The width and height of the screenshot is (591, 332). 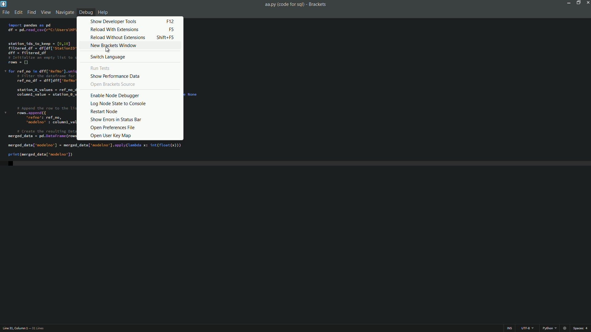 What do you see at coordinates (569, 3) in the screenshot?
I see `minimize` at bounding box center [569, 3].